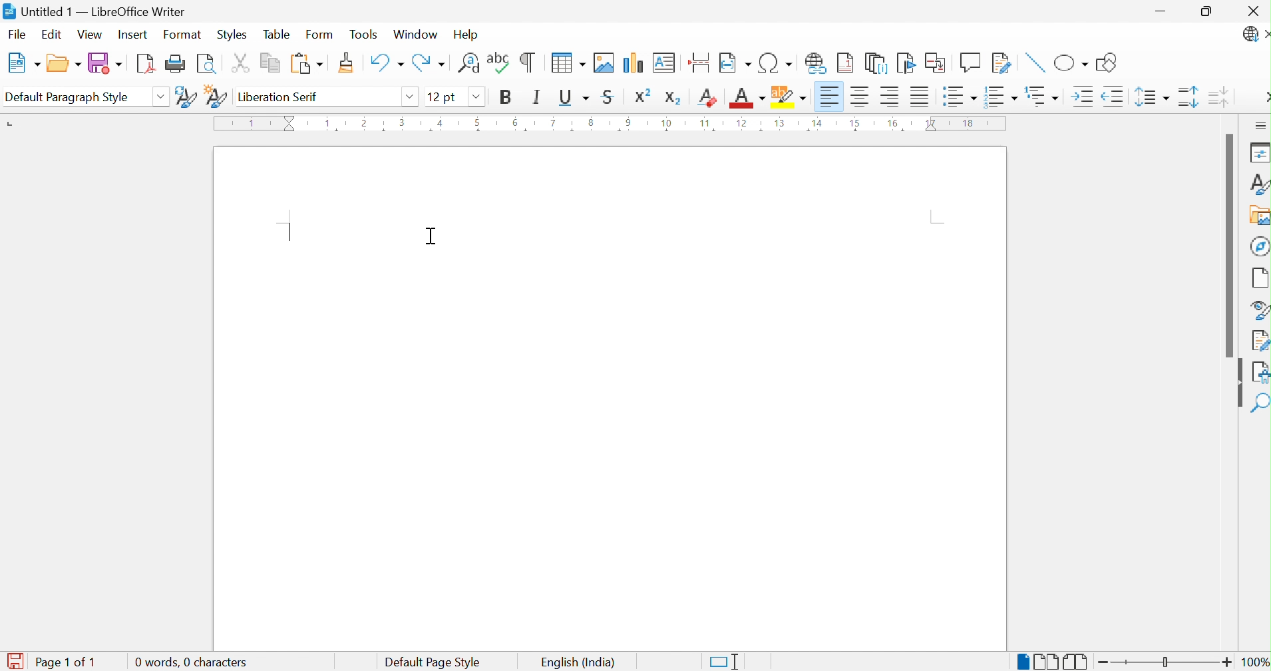  I want to click on Increase Indent, so click(1081, 97).